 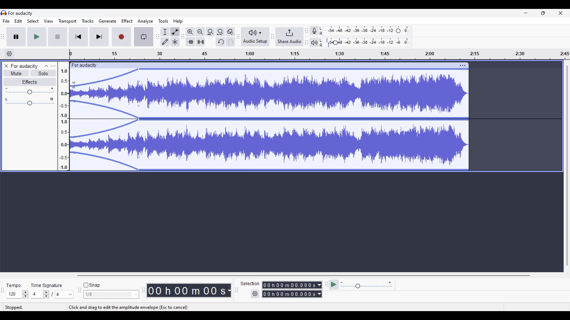 What do you see at coordinates (13, 286) in the screenshot?
I see `tempo` at bounding box center [13, 286].